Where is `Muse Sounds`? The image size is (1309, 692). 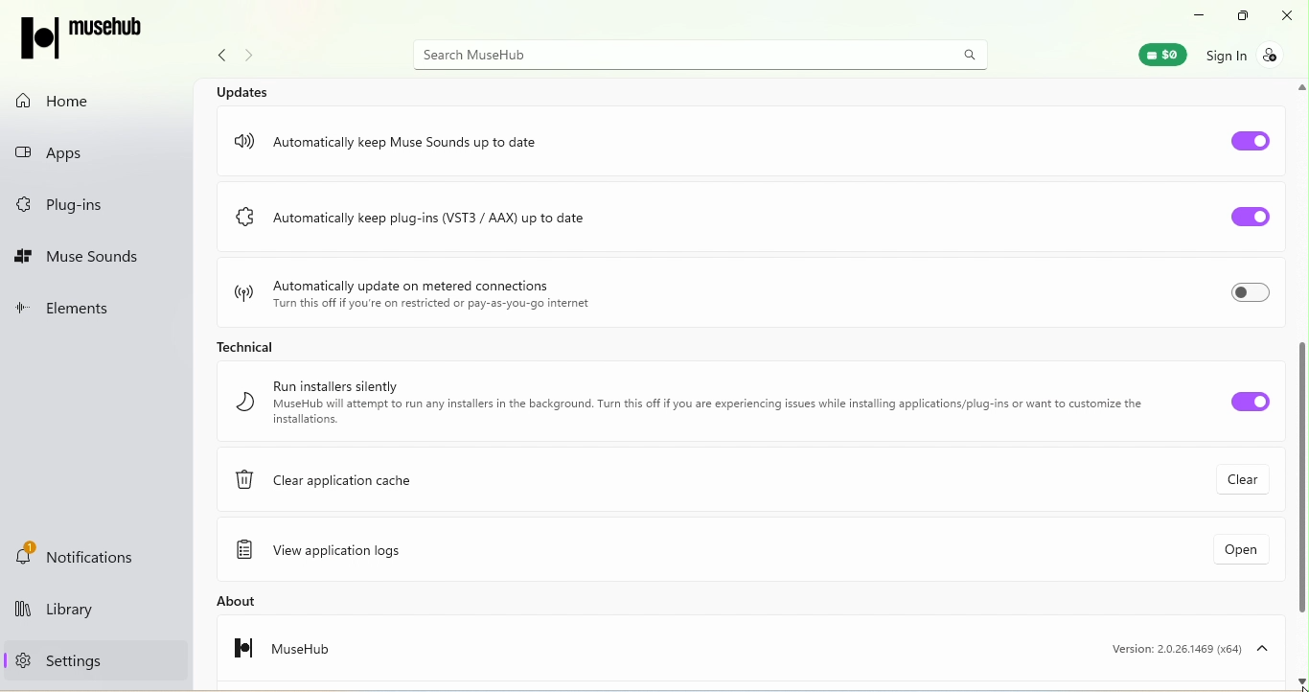 Muse Sounds is located at coordinates (80, 258).